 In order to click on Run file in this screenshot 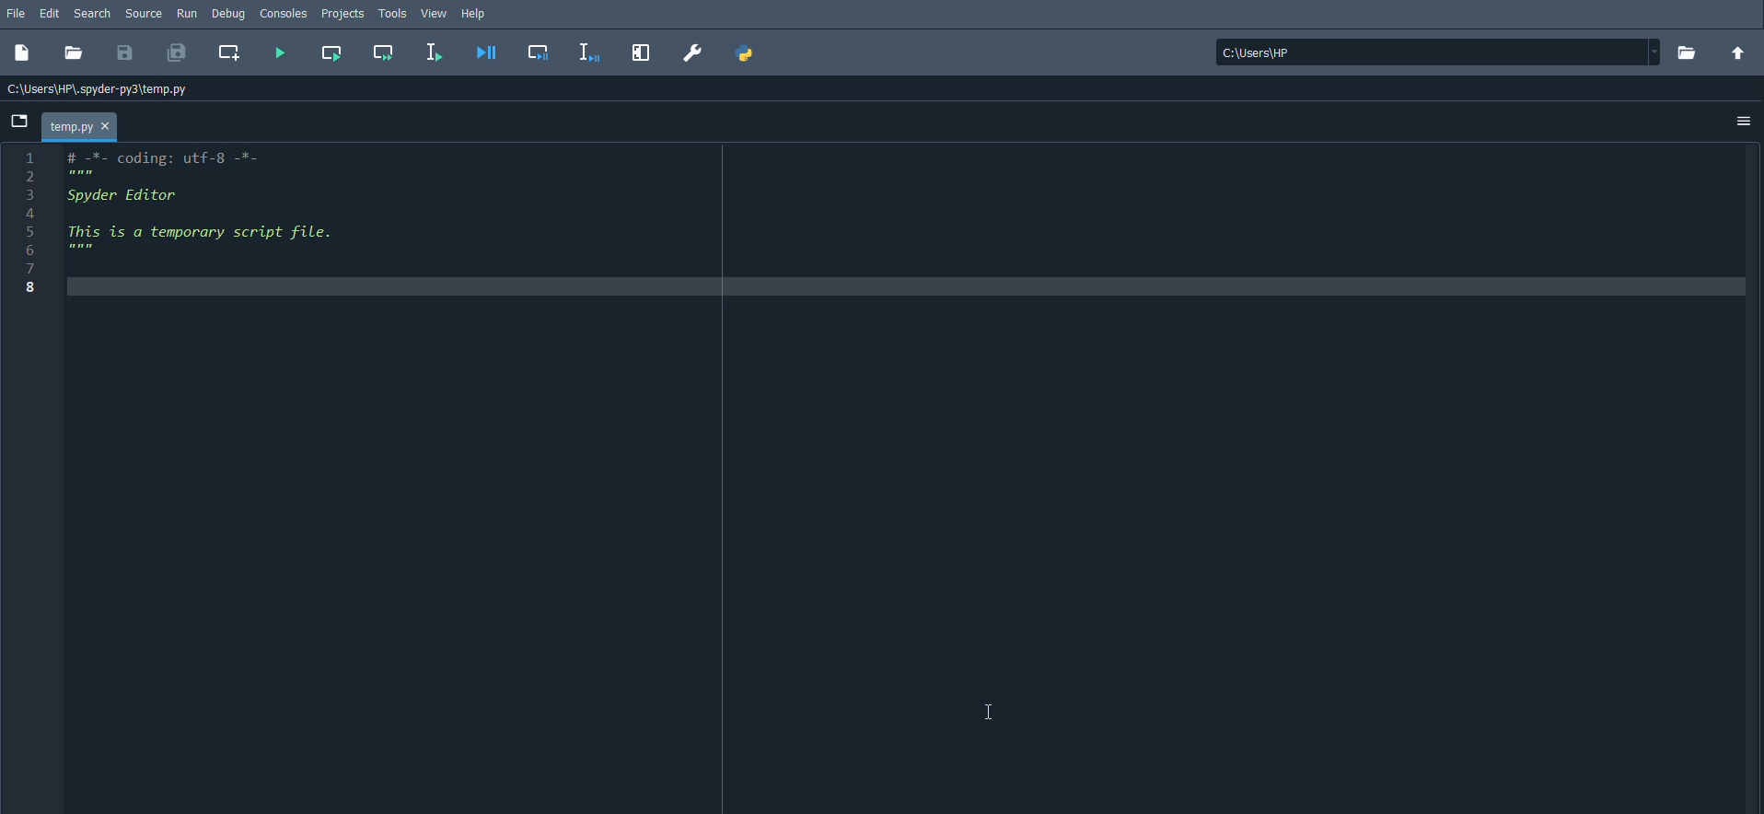, I will do `click(280, 54)`.